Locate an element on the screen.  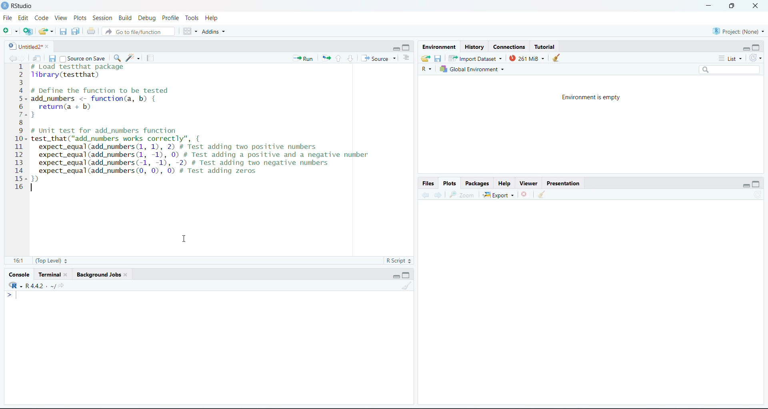
List is located at coordinates (730, 58).